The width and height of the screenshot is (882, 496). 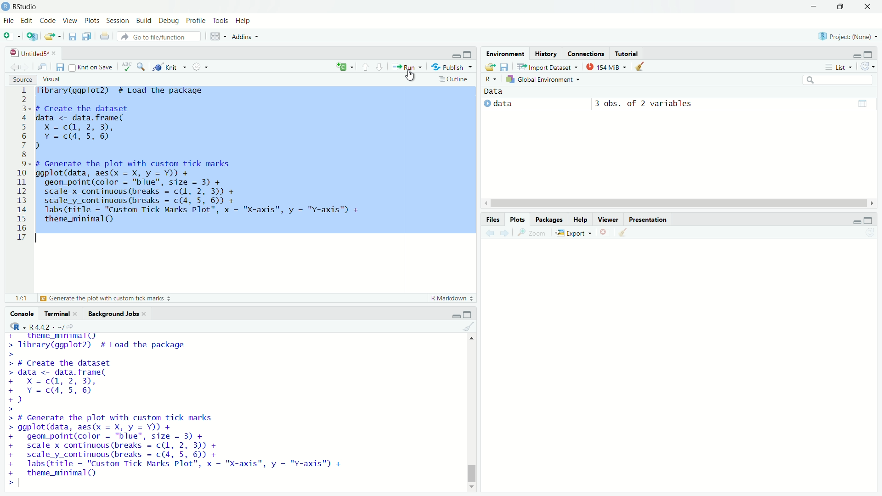 I want to click on background jobs, so click(x=114, y=314).